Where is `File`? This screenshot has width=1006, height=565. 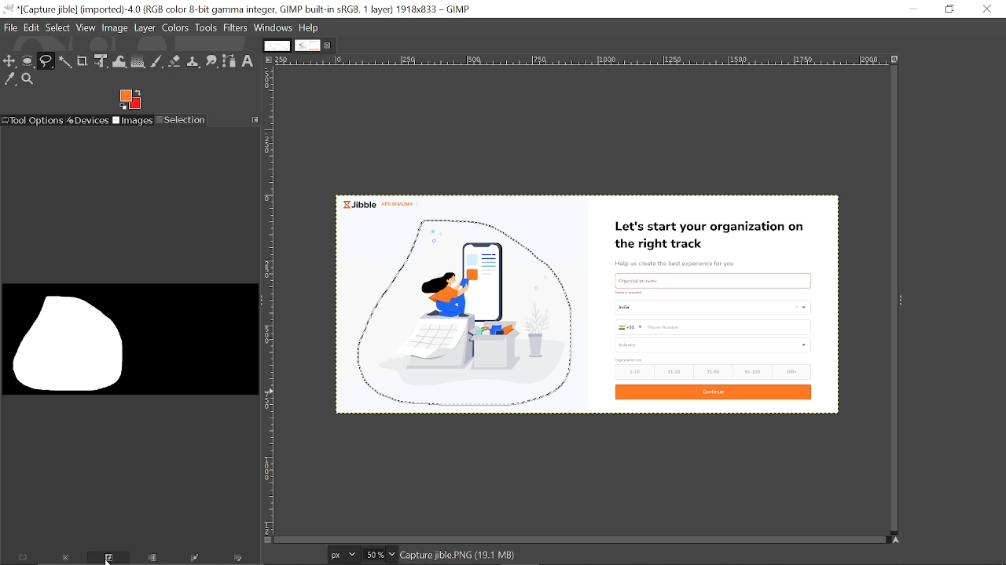 File is located at coordinates (11, 27).